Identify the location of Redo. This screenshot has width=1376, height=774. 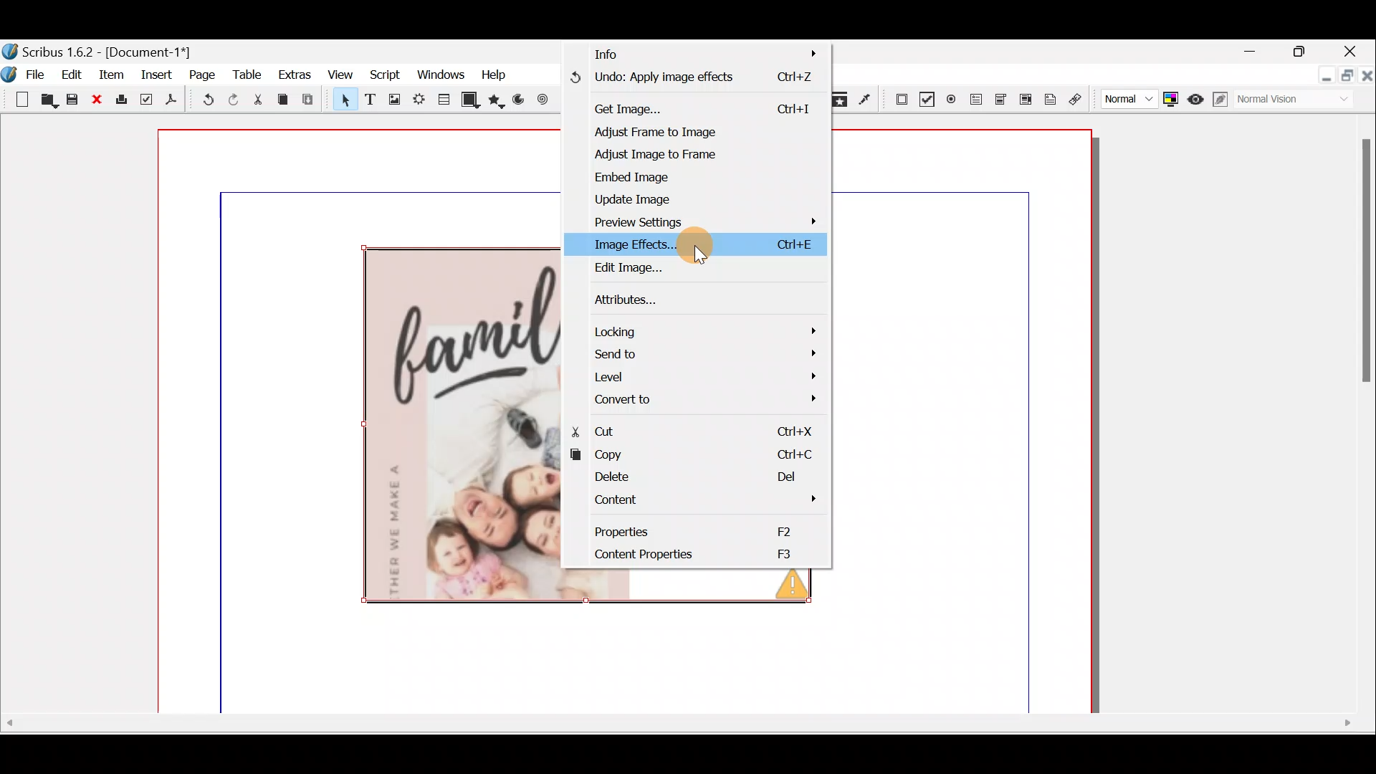
(231, 100).